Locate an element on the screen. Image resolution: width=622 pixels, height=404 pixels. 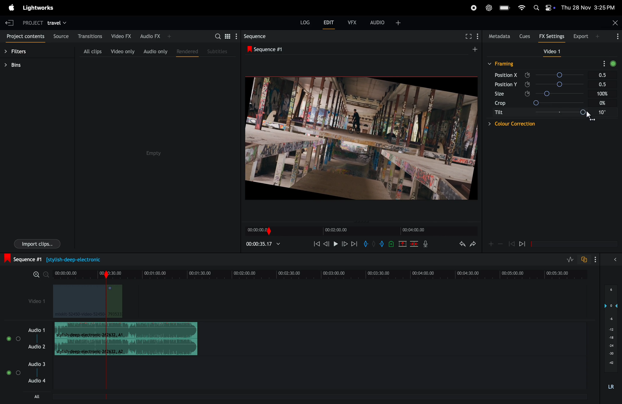
log is located at coordinates (305, 22).